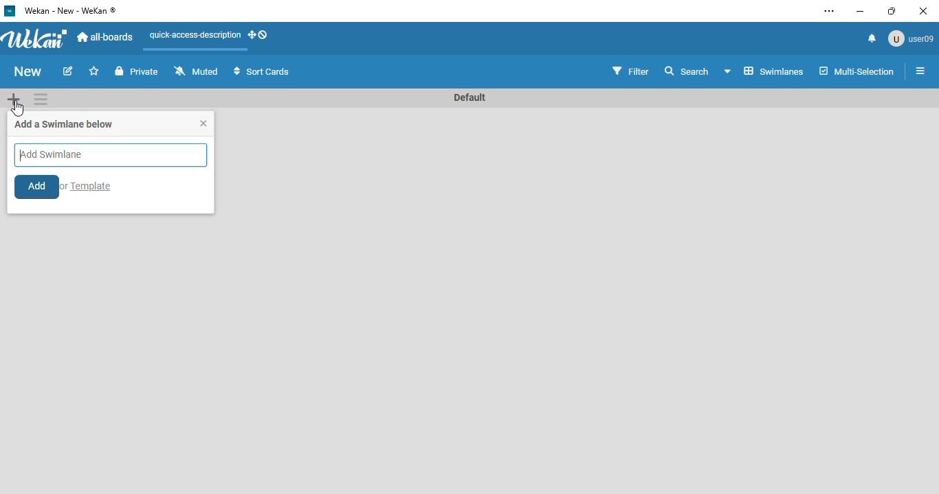 This screenshot has width=939, height=494. Describe the element at coordinates (17, 109) in the screenshot. I see `cursor` at that location.